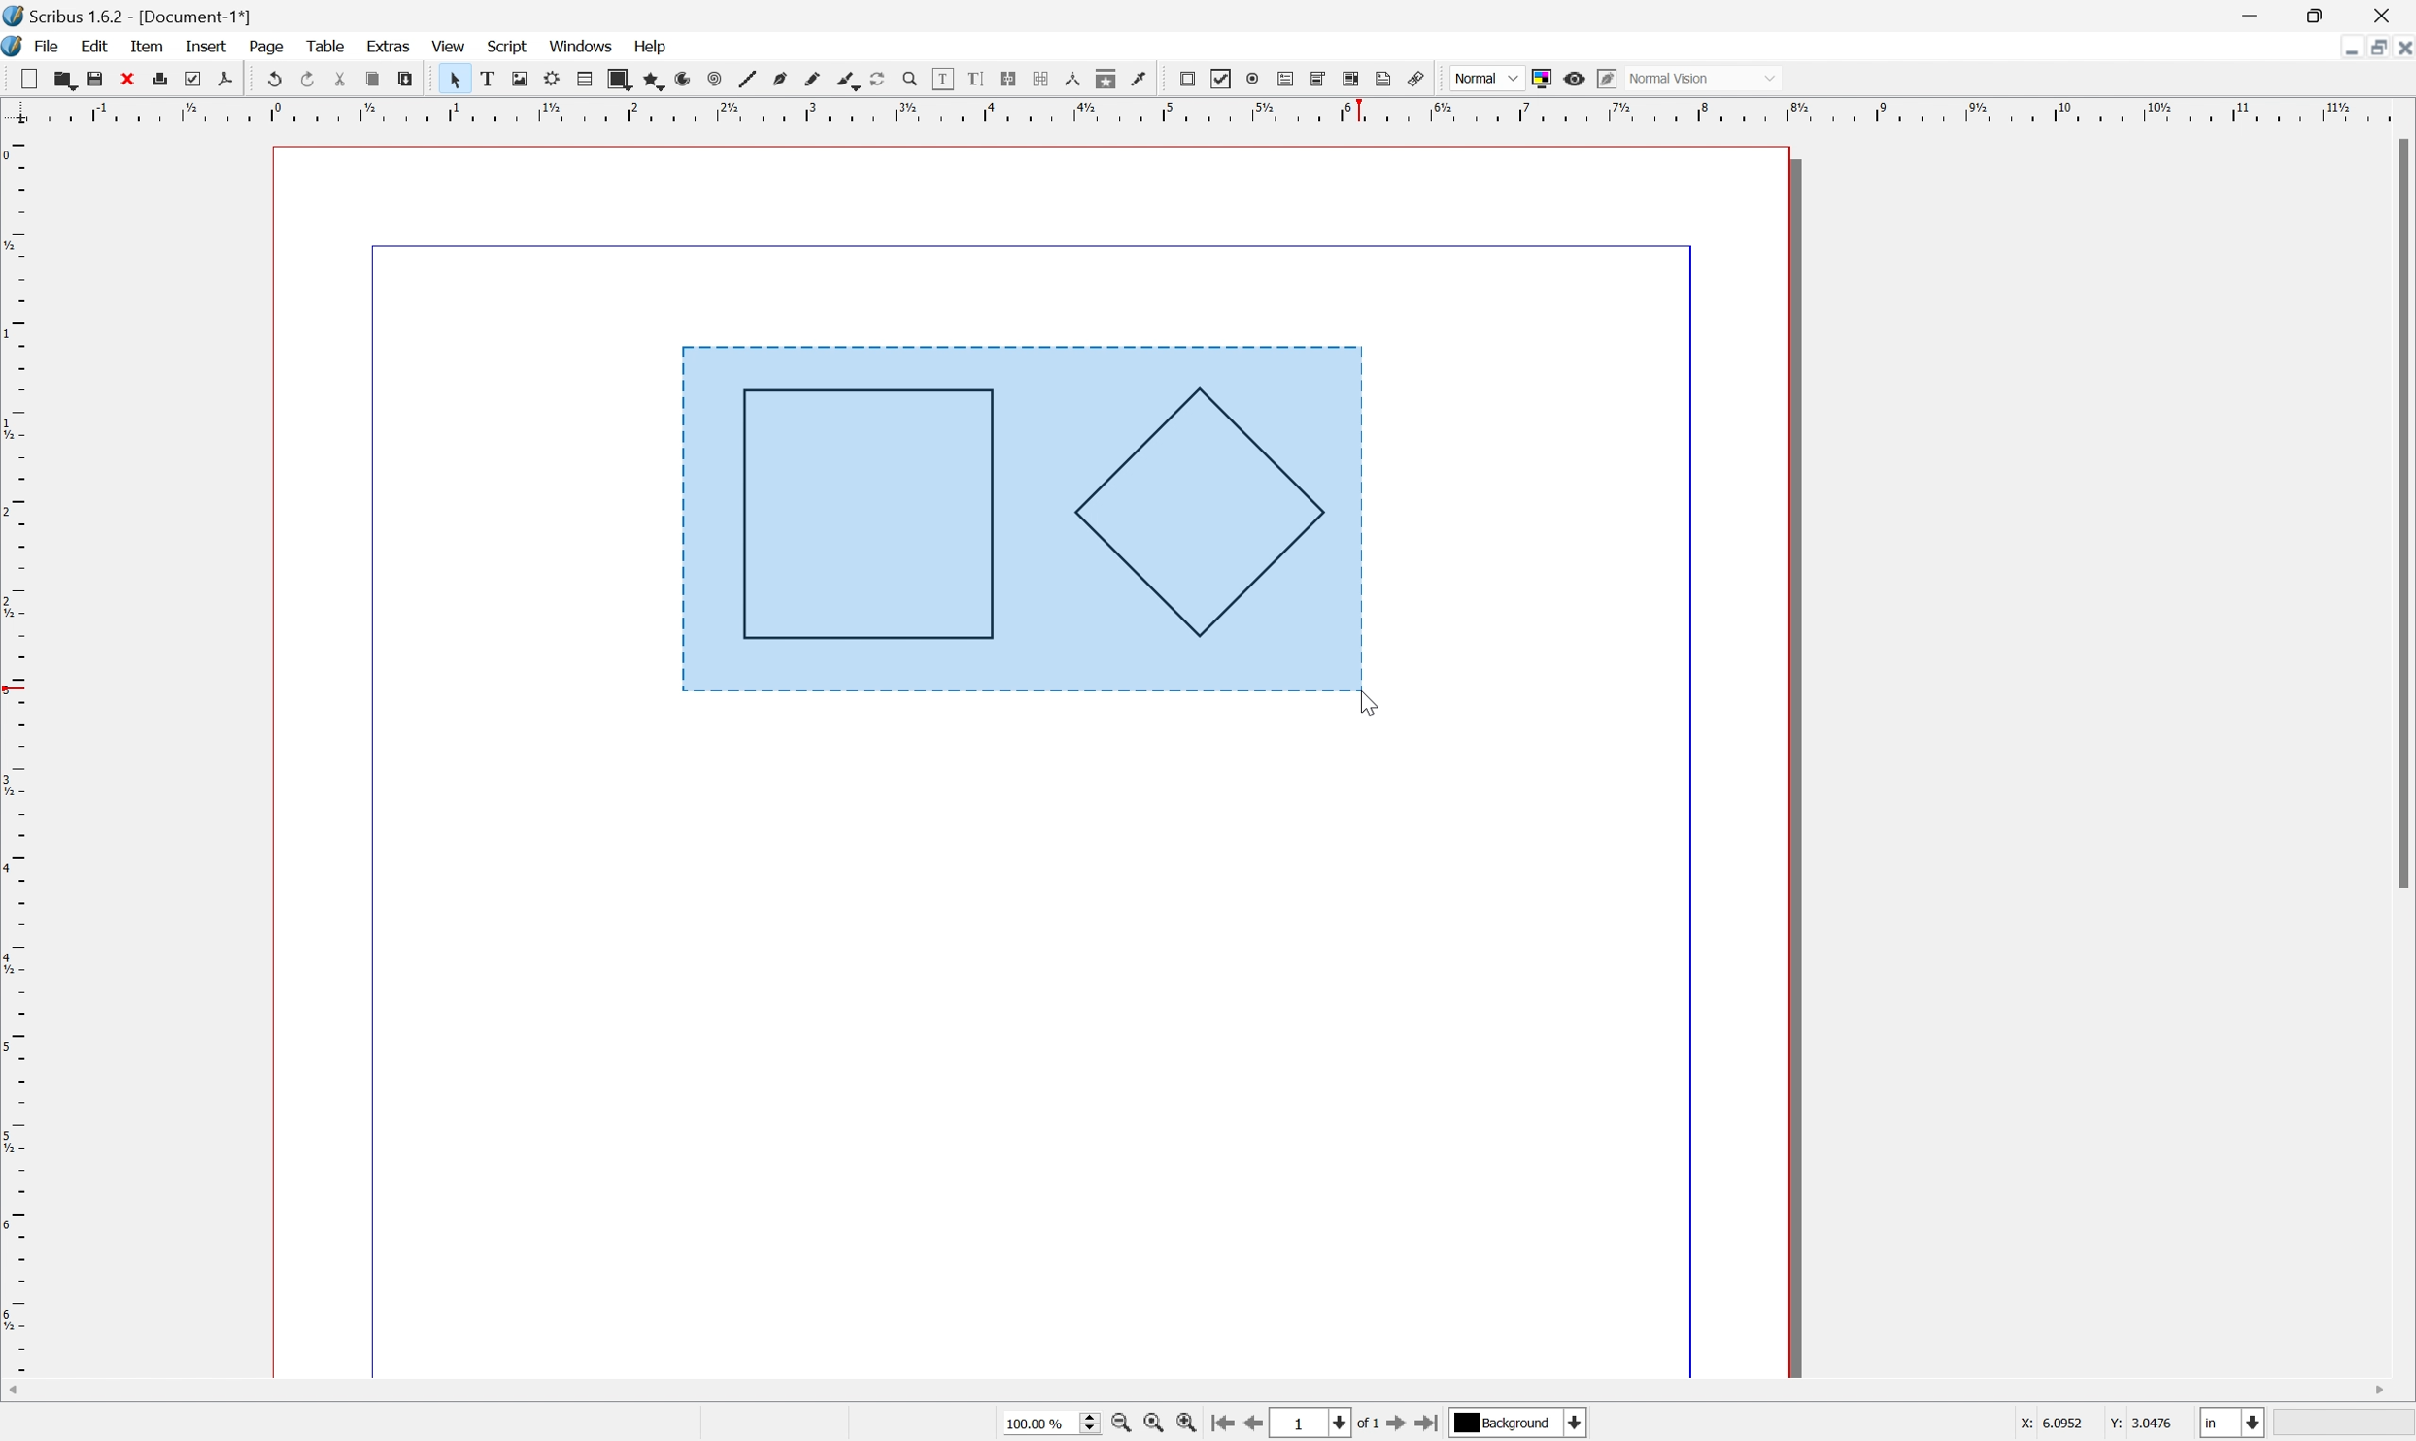  Describe the element at coordinates (1252, 1424) in the screenshot. I see `Go to previous page` at that location.